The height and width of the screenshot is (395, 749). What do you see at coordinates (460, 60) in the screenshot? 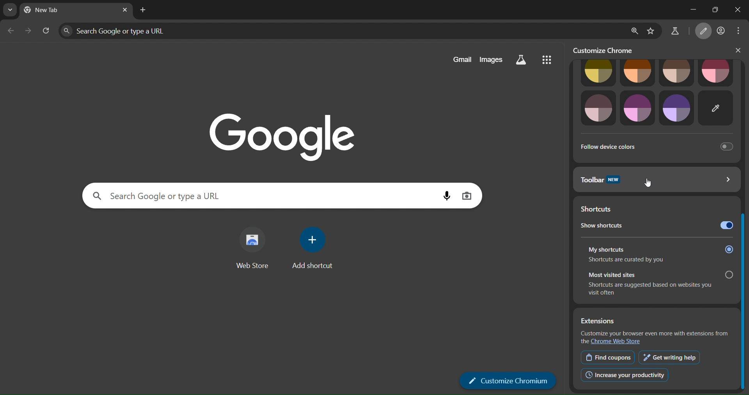
I see `gmail` at bounding box center [460, 60].